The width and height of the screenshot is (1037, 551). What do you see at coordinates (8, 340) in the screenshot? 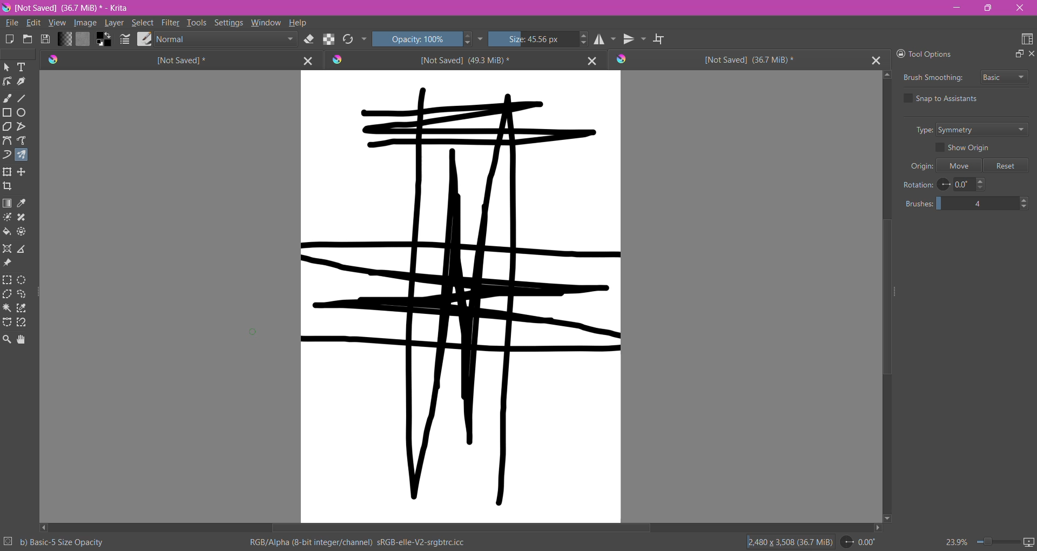
I see `Zoom Tool` at bounding box center [8, 340].